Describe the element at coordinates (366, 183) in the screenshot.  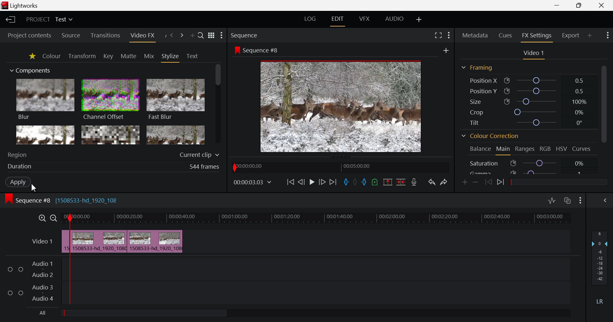
I see `Mark Out` at that location.